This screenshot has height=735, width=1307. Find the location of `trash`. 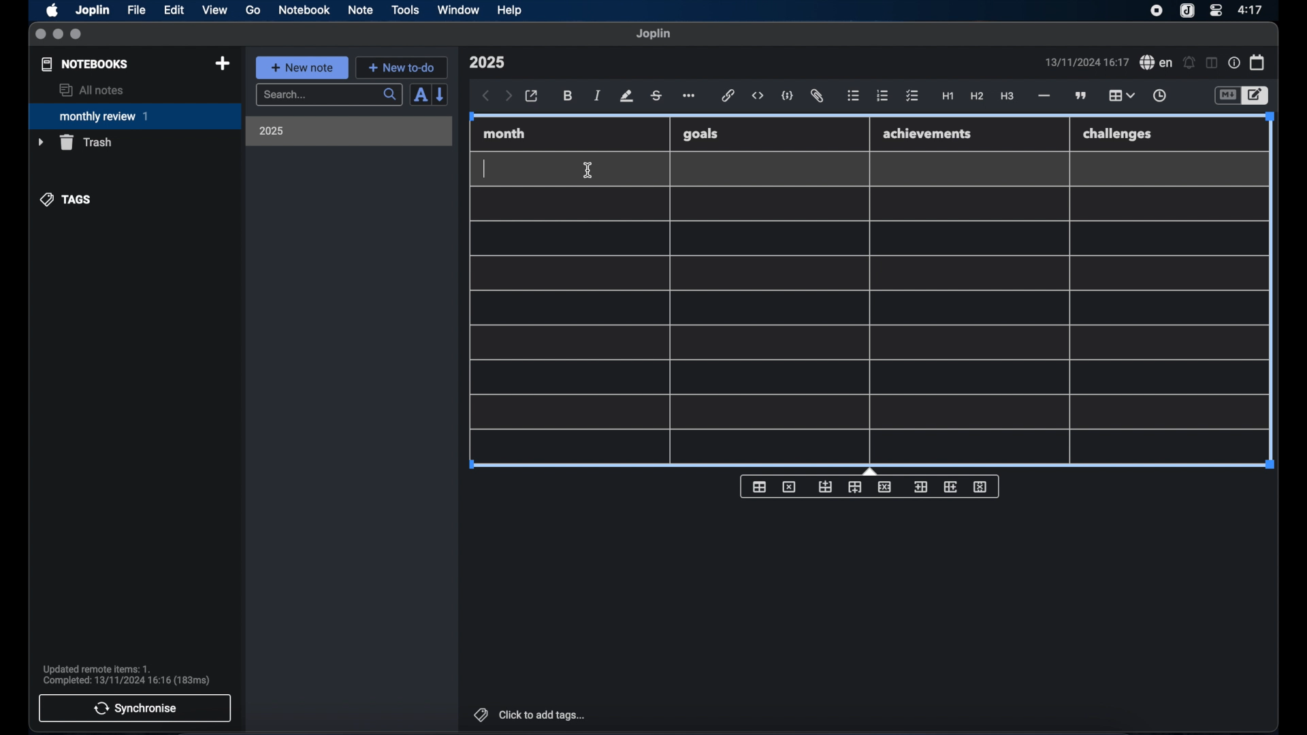

trash is located at coordinates (75, 142).